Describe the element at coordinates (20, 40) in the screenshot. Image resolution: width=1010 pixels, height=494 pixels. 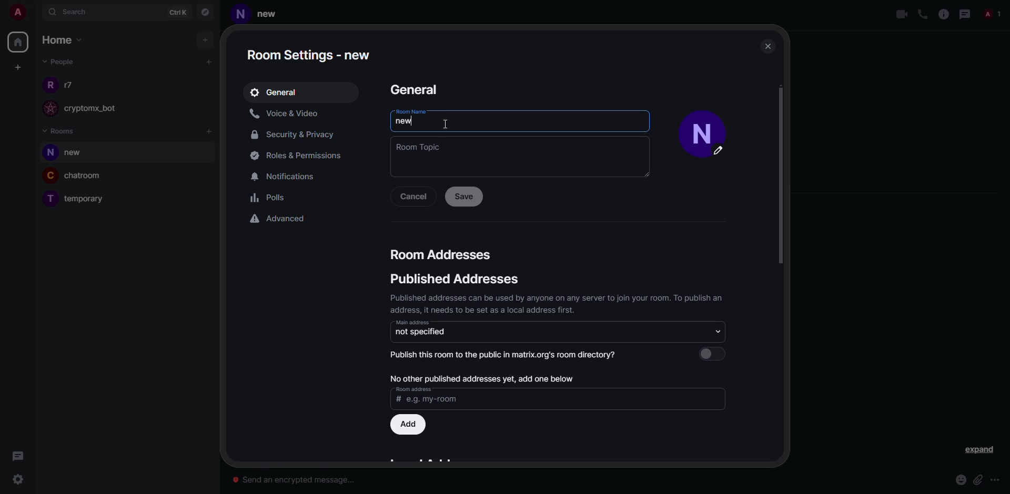
I see `home` at that location.